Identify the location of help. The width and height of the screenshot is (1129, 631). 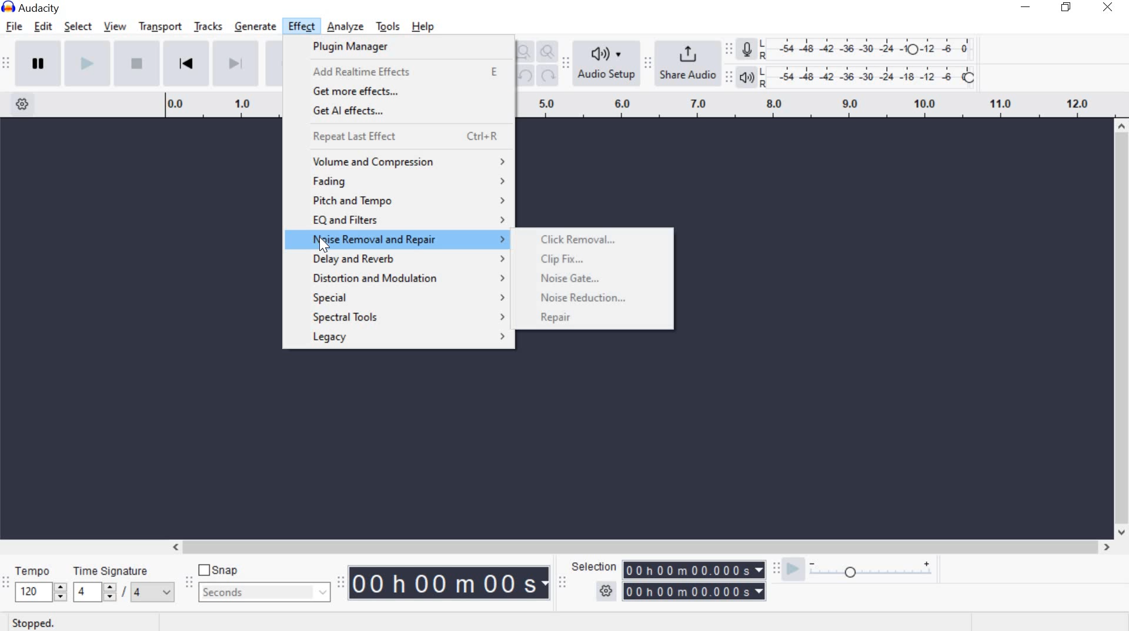
(425, 26).